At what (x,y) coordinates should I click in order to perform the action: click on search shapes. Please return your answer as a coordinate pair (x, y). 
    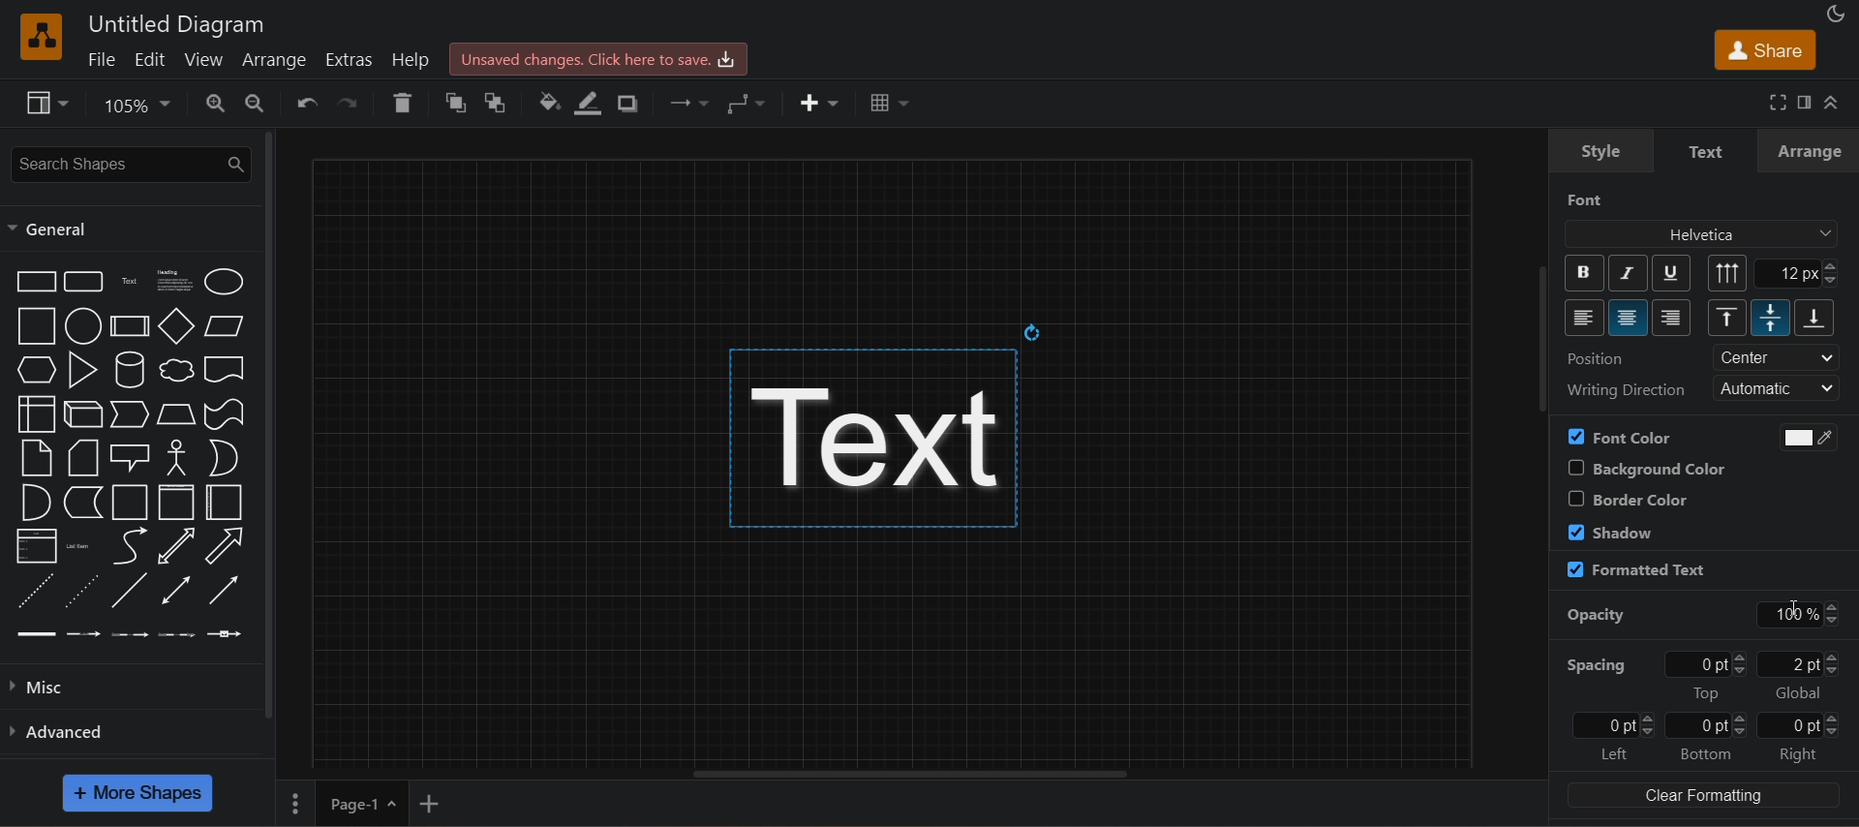
    Looking at the image, I should click on (128, 165).